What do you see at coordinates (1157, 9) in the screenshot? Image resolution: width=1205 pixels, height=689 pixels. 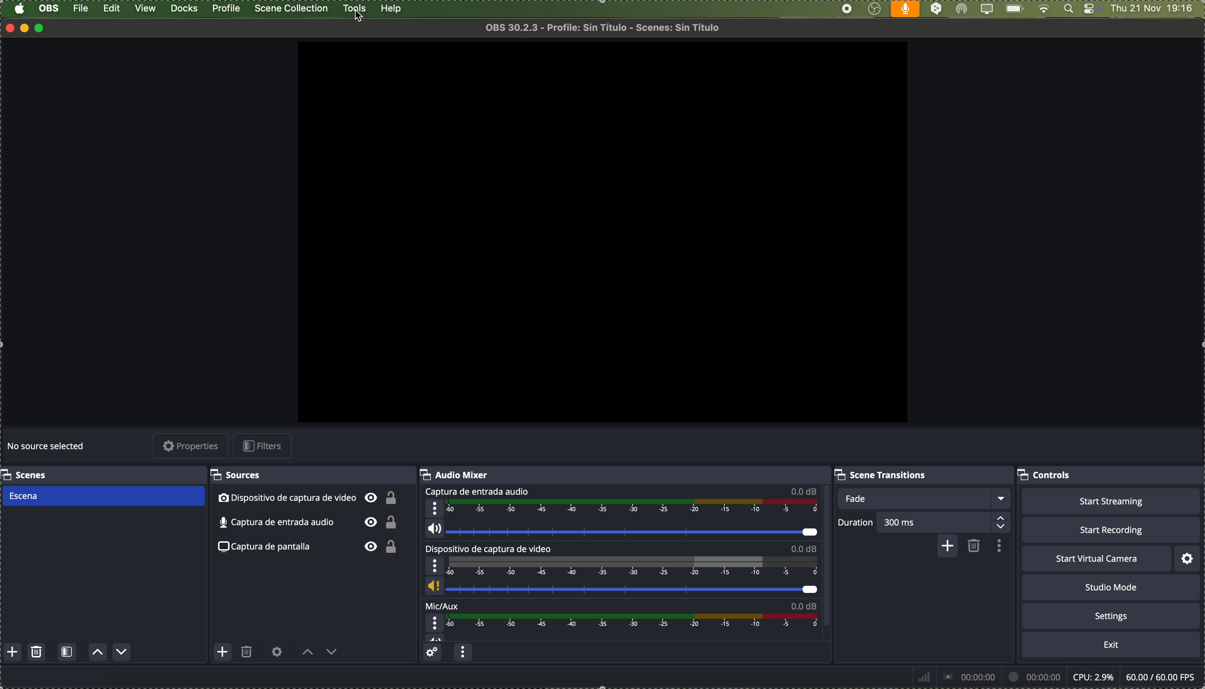 I see `date and hour` at bounding box center [1157, 9].